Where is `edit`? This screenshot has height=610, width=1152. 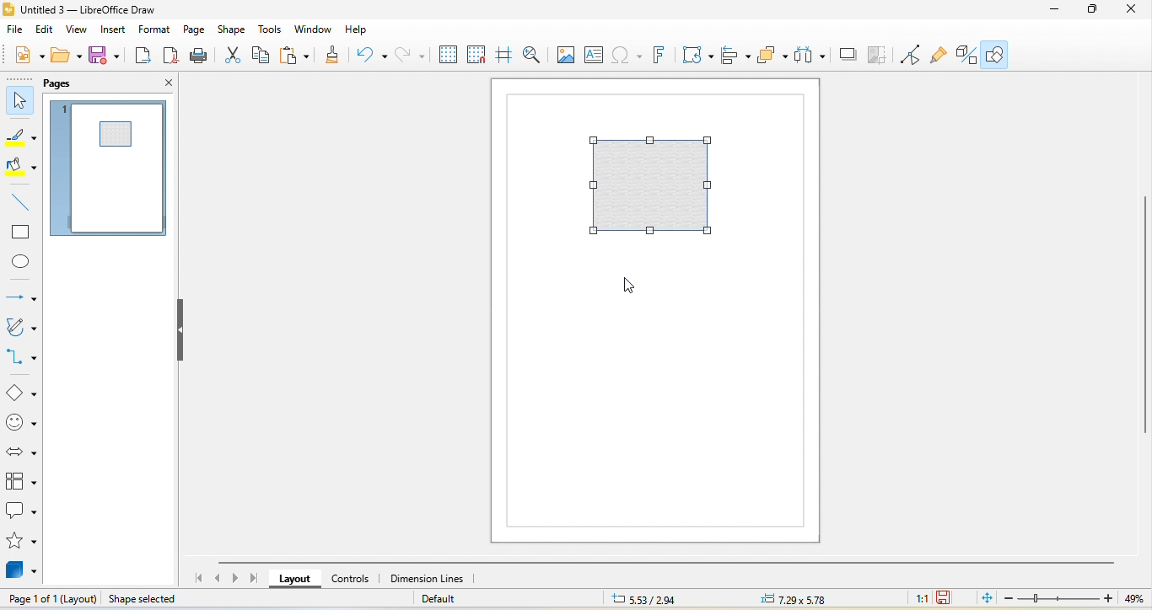
edit is located at coordinates (47, 30).